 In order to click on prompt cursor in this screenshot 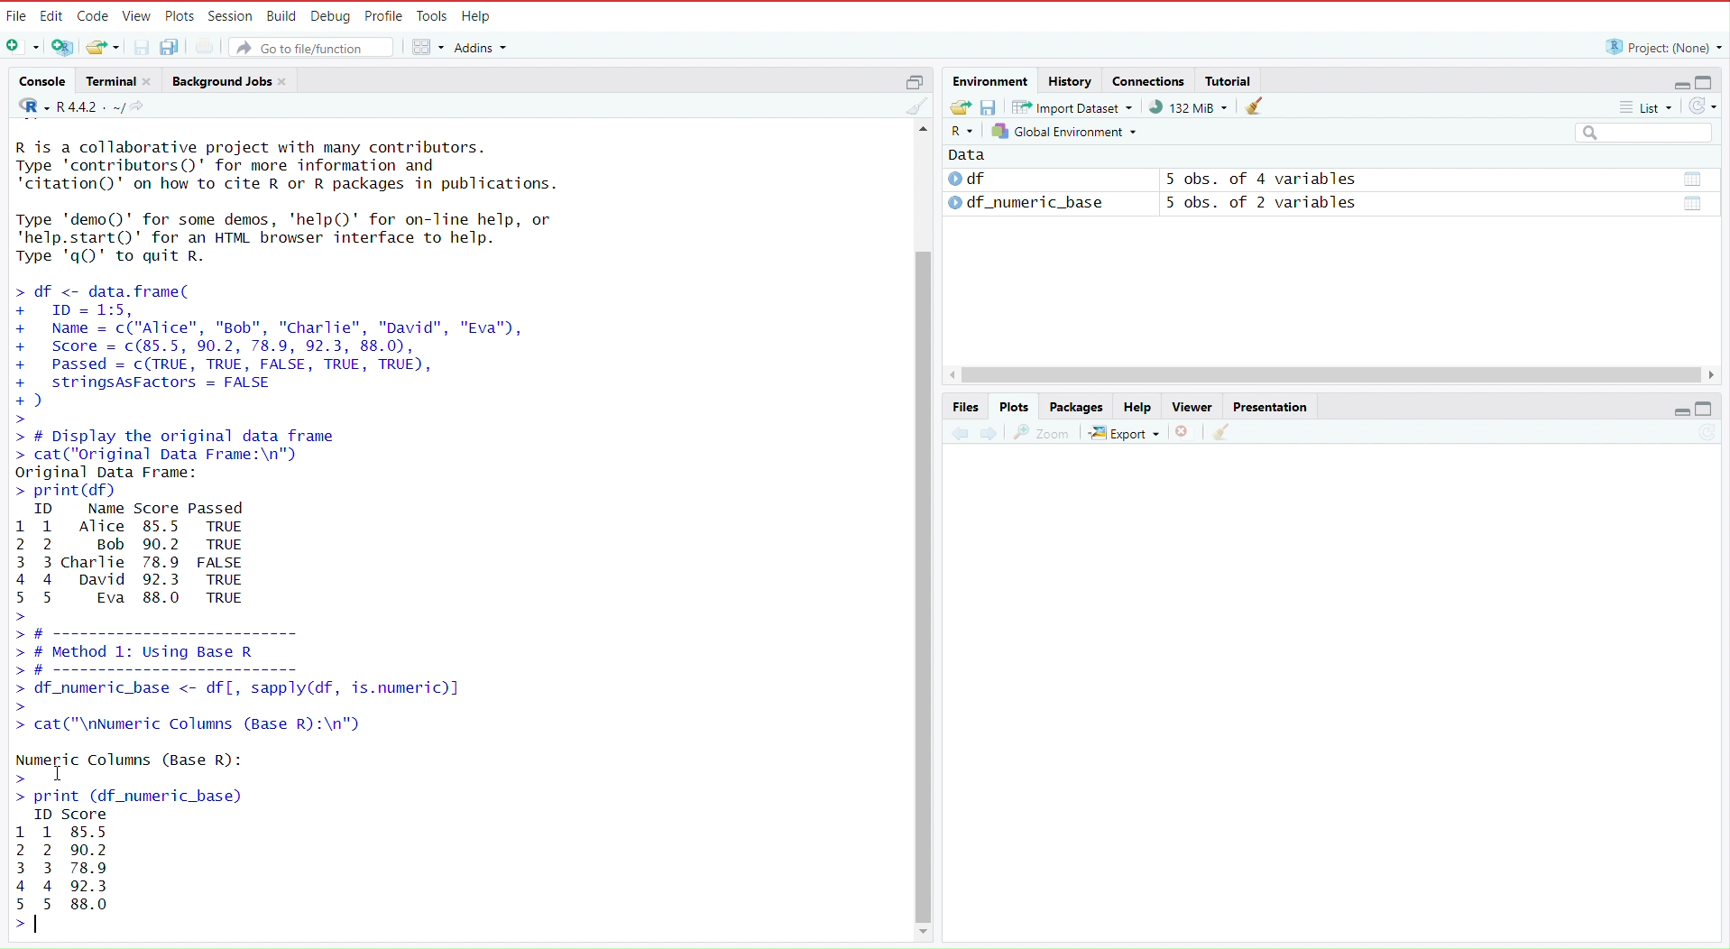, I will do `click(14, 926)`.